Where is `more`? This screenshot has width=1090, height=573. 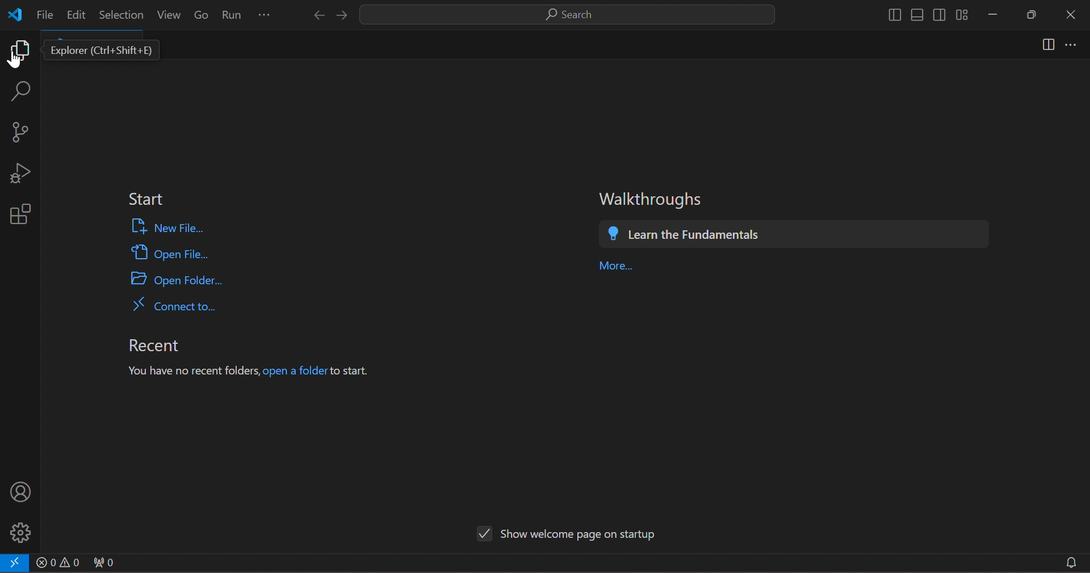 more is located at coordinates (617, 266).